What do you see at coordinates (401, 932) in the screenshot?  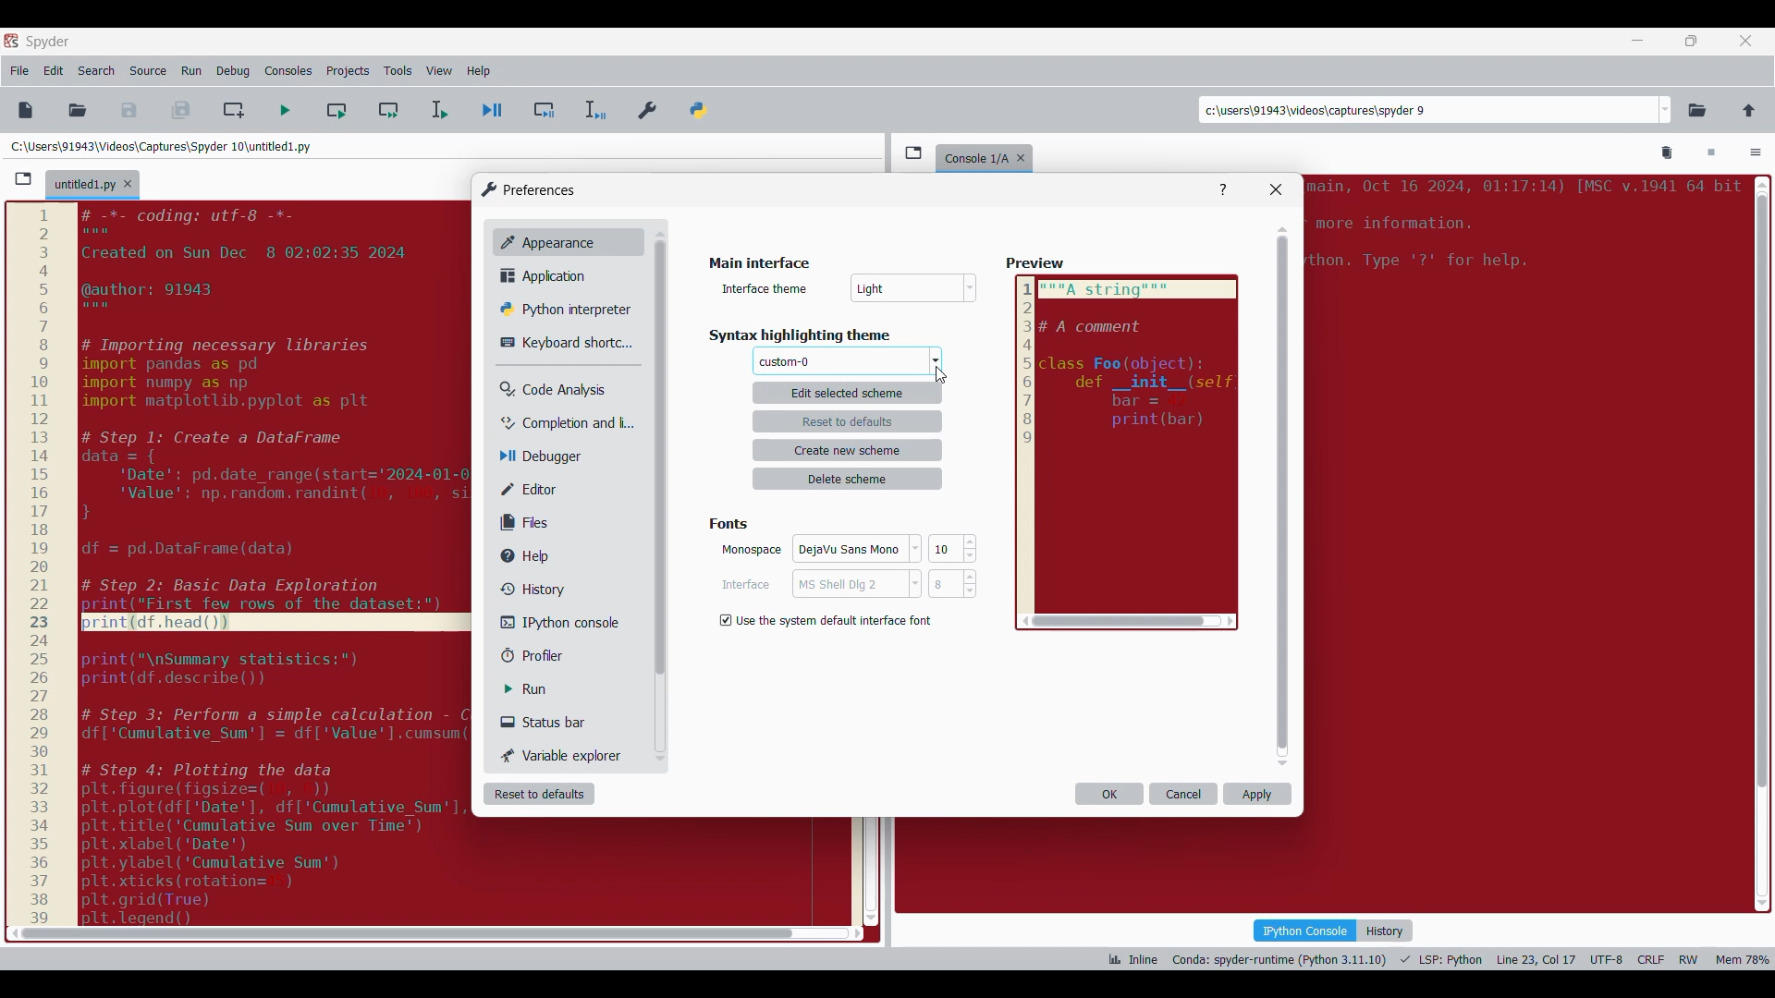 I see `scroll bar` at bounding box center [401, 932].